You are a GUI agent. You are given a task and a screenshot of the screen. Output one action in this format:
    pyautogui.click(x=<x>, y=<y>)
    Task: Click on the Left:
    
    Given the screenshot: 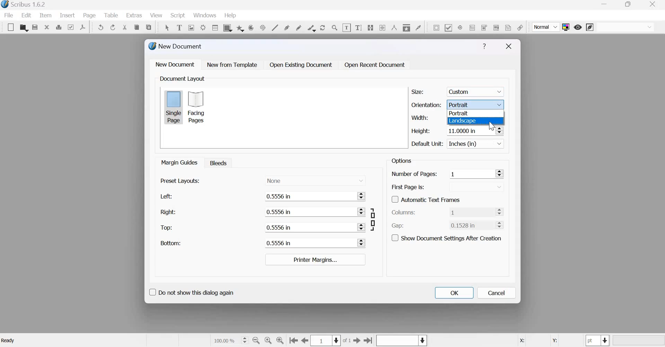 What is the action you would take?
    pyautogui.click(x=165, y=196)
    